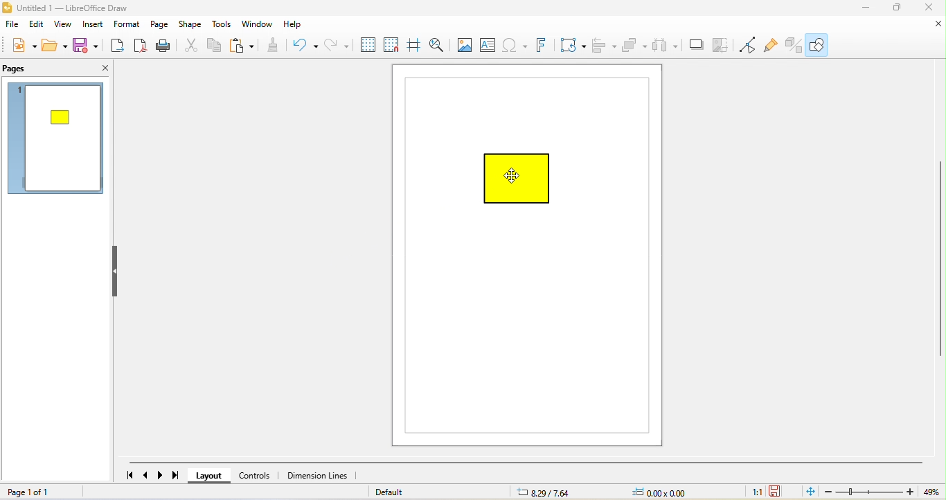  What do you see at coordinates (515, 175) in the screenshot?
I see `cursor` at bounding box center [515, 175].